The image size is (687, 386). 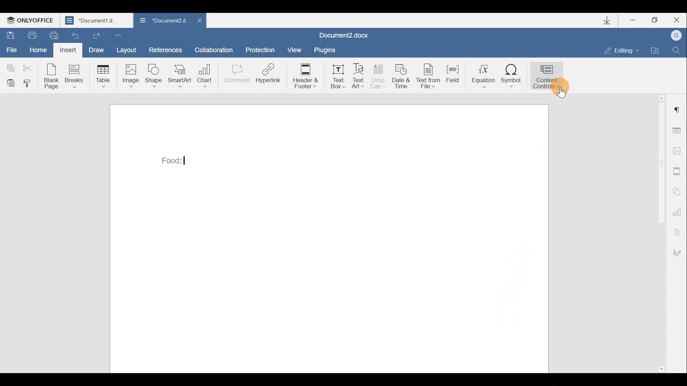 What do you see at coordinates (430, 77) in the screenshot?
I see `Text from file` at bounding box center [430, 77].